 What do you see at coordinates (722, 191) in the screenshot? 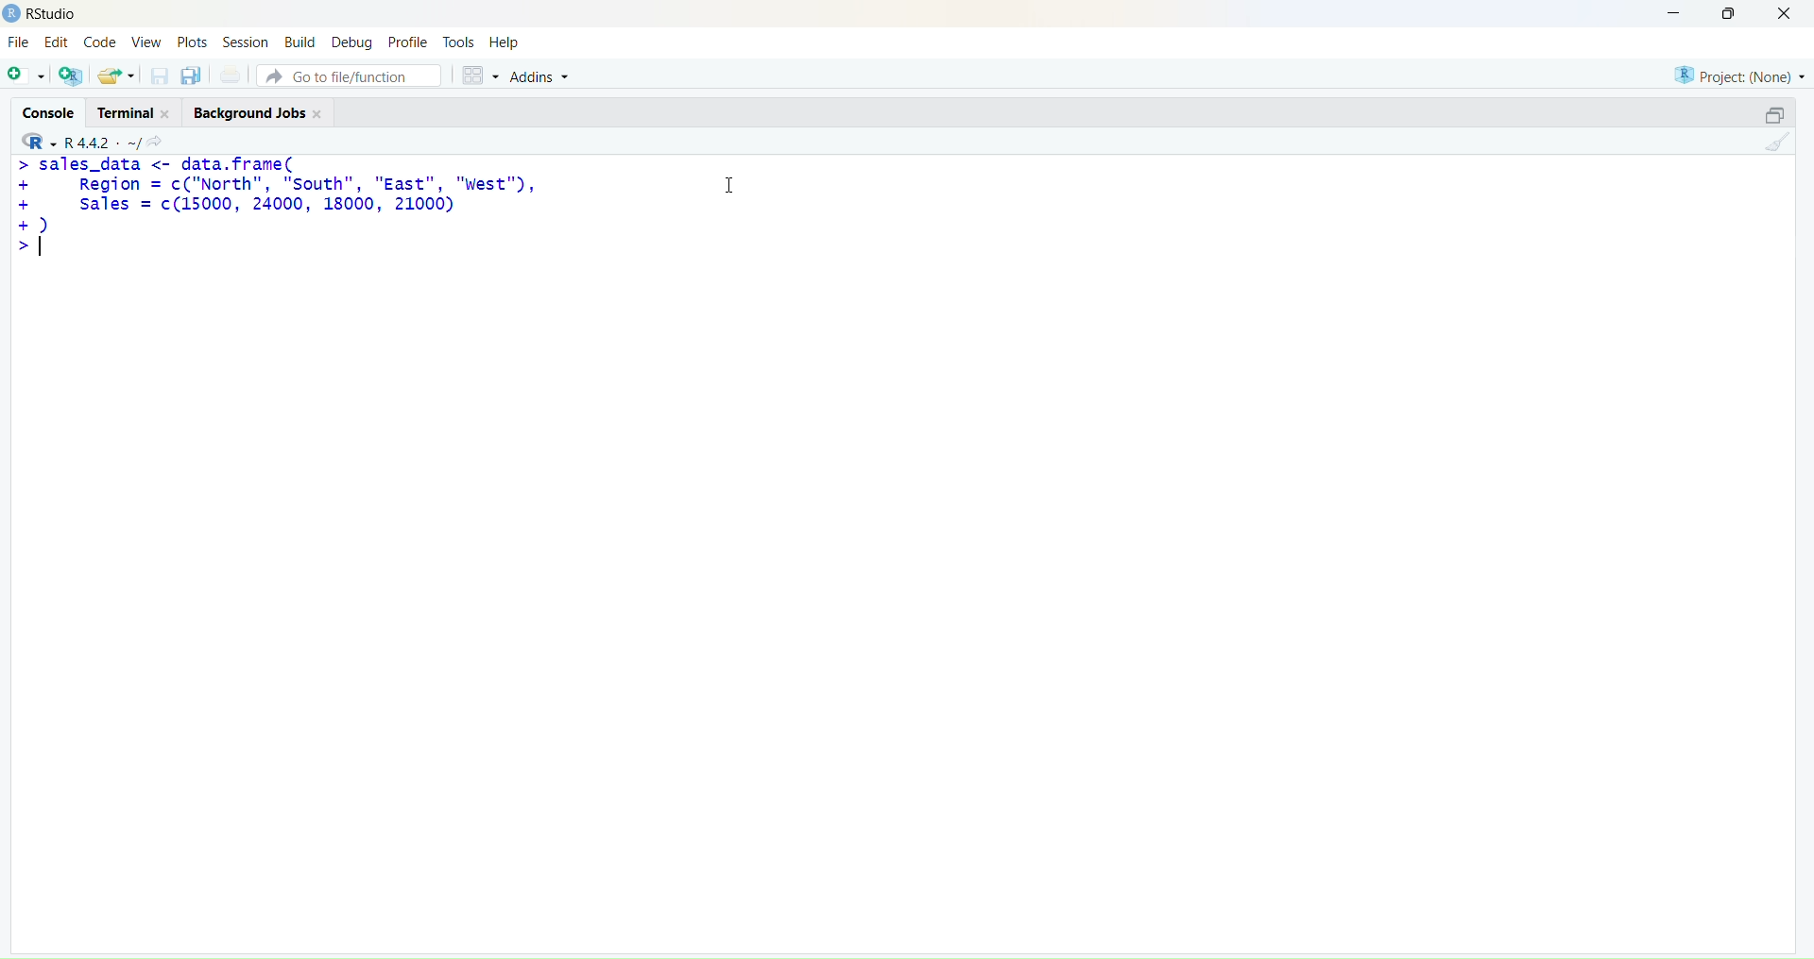
I see `cursor` at bounding box center [722, 191].